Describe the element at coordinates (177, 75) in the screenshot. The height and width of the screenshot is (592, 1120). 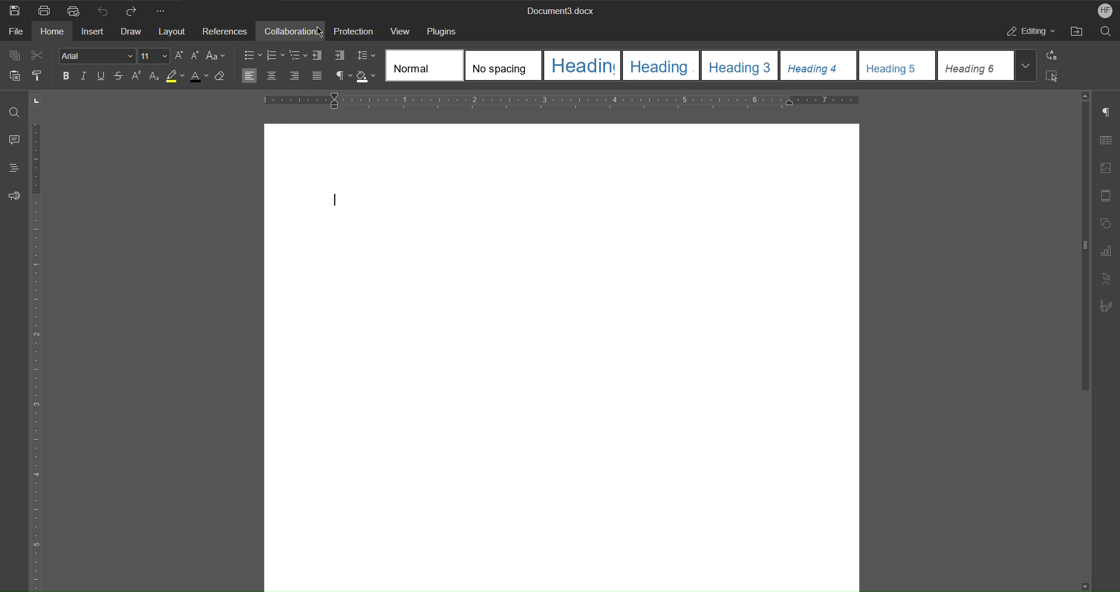
I see `Highlight` at that location.